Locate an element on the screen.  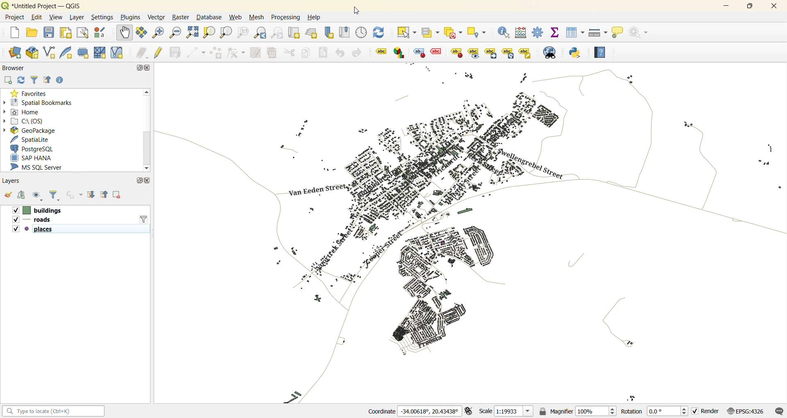
rotate a label is located at coordinates (508, 53).